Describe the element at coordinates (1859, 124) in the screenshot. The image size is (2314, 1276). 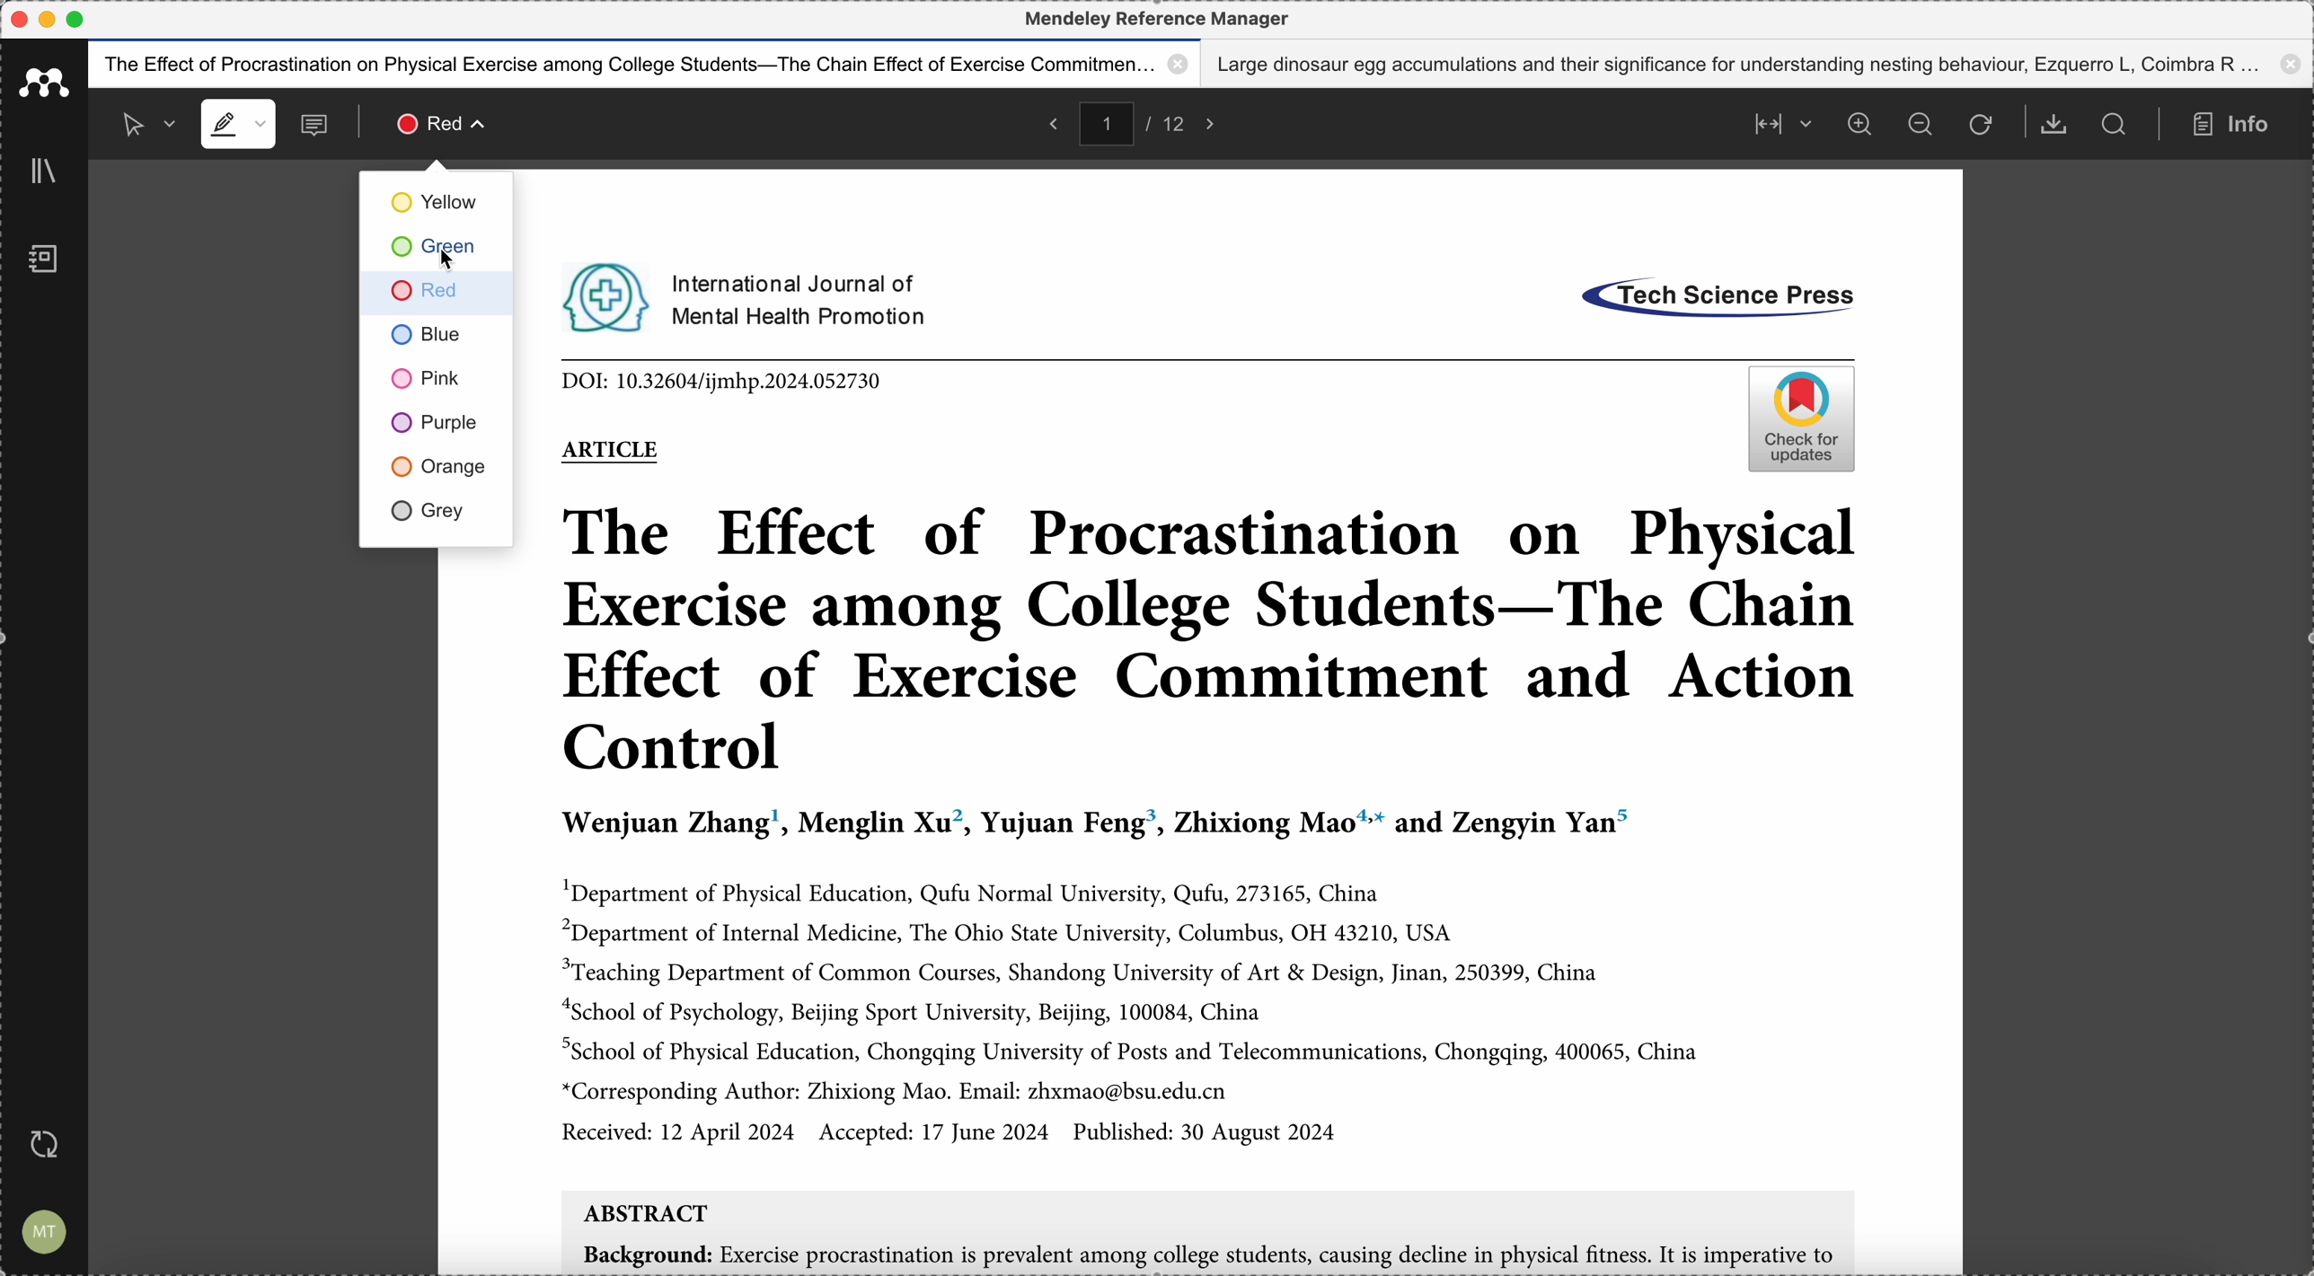
I see `zoom in` at that location.